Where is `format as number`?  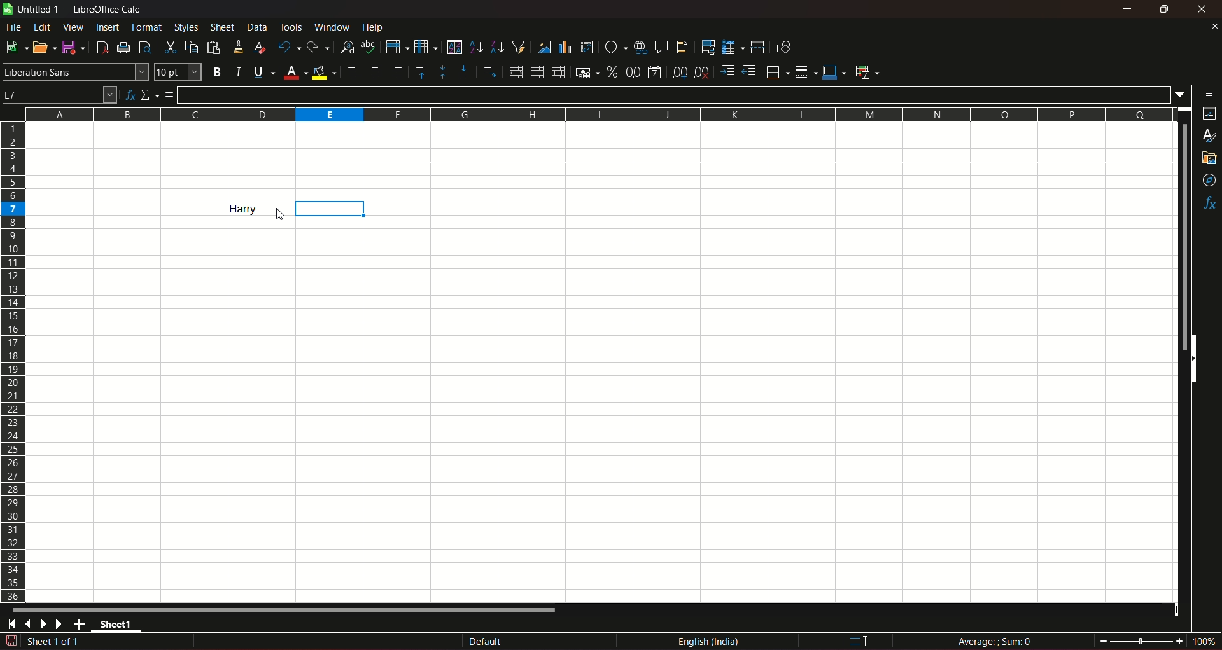
format as number is located at coordinates (633, 71).